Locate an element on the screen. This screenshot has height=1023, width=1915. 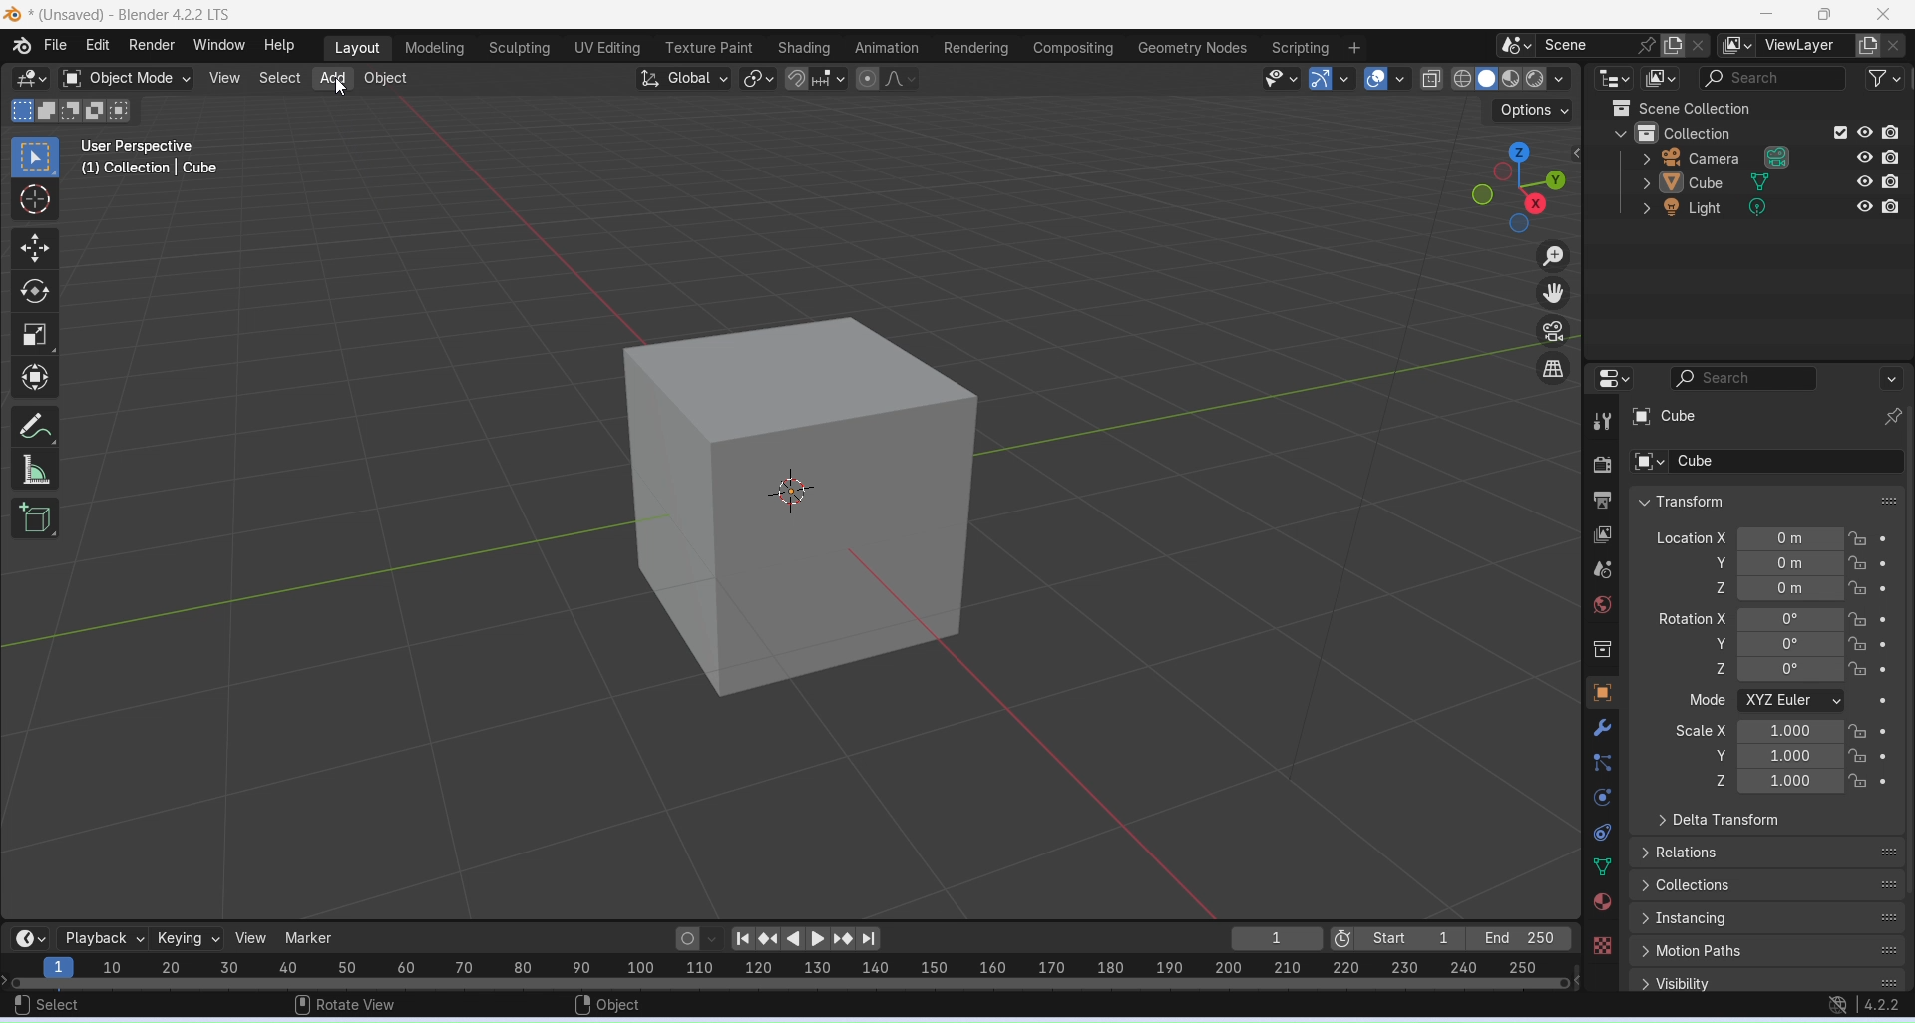
Output is located at coordinates (1600, 501).